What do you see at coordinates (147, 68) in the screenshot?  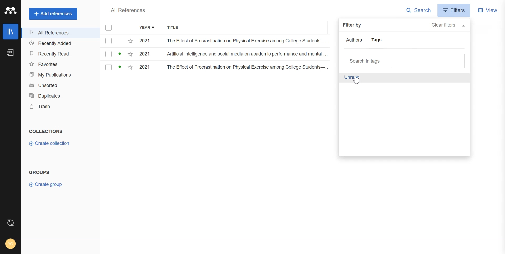 I see `2021` at bounding box center [147, 68].